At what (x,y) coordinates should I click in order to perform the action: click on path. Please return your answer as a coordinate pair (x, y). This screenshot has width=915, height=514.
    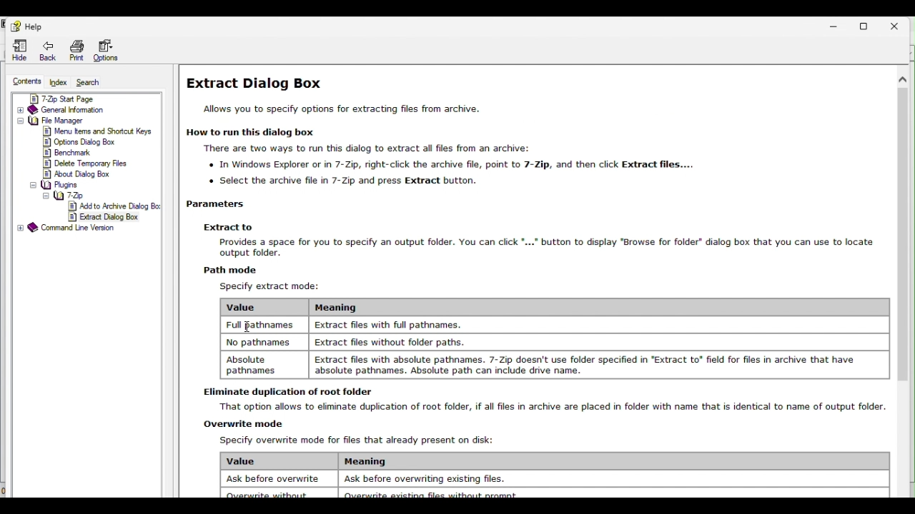
    Looking at the image, I should click on (234, 268).